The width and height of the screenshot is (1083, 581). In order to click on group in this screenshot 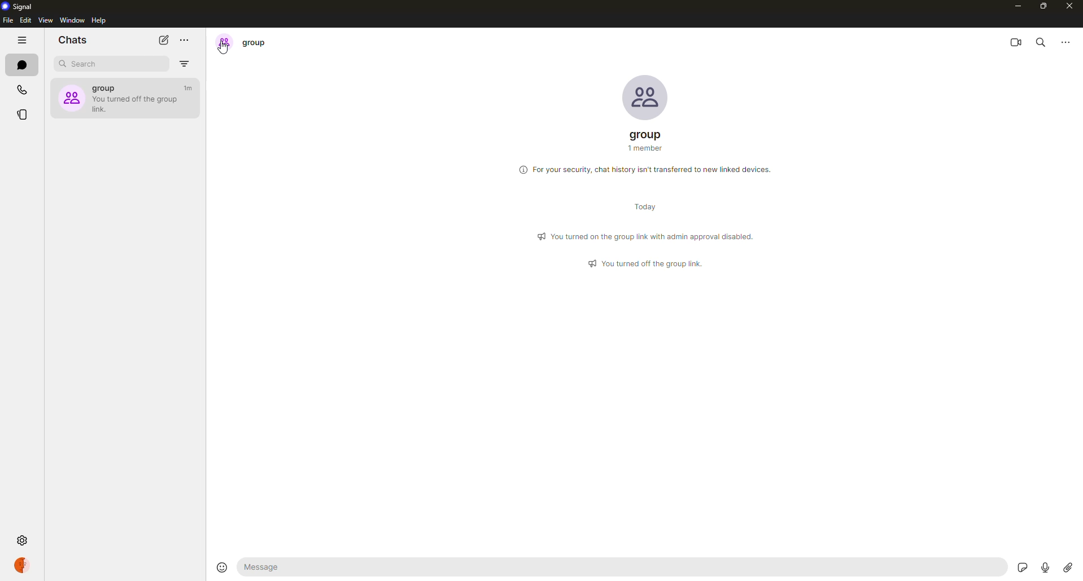, I will do `click(646, 142)`.